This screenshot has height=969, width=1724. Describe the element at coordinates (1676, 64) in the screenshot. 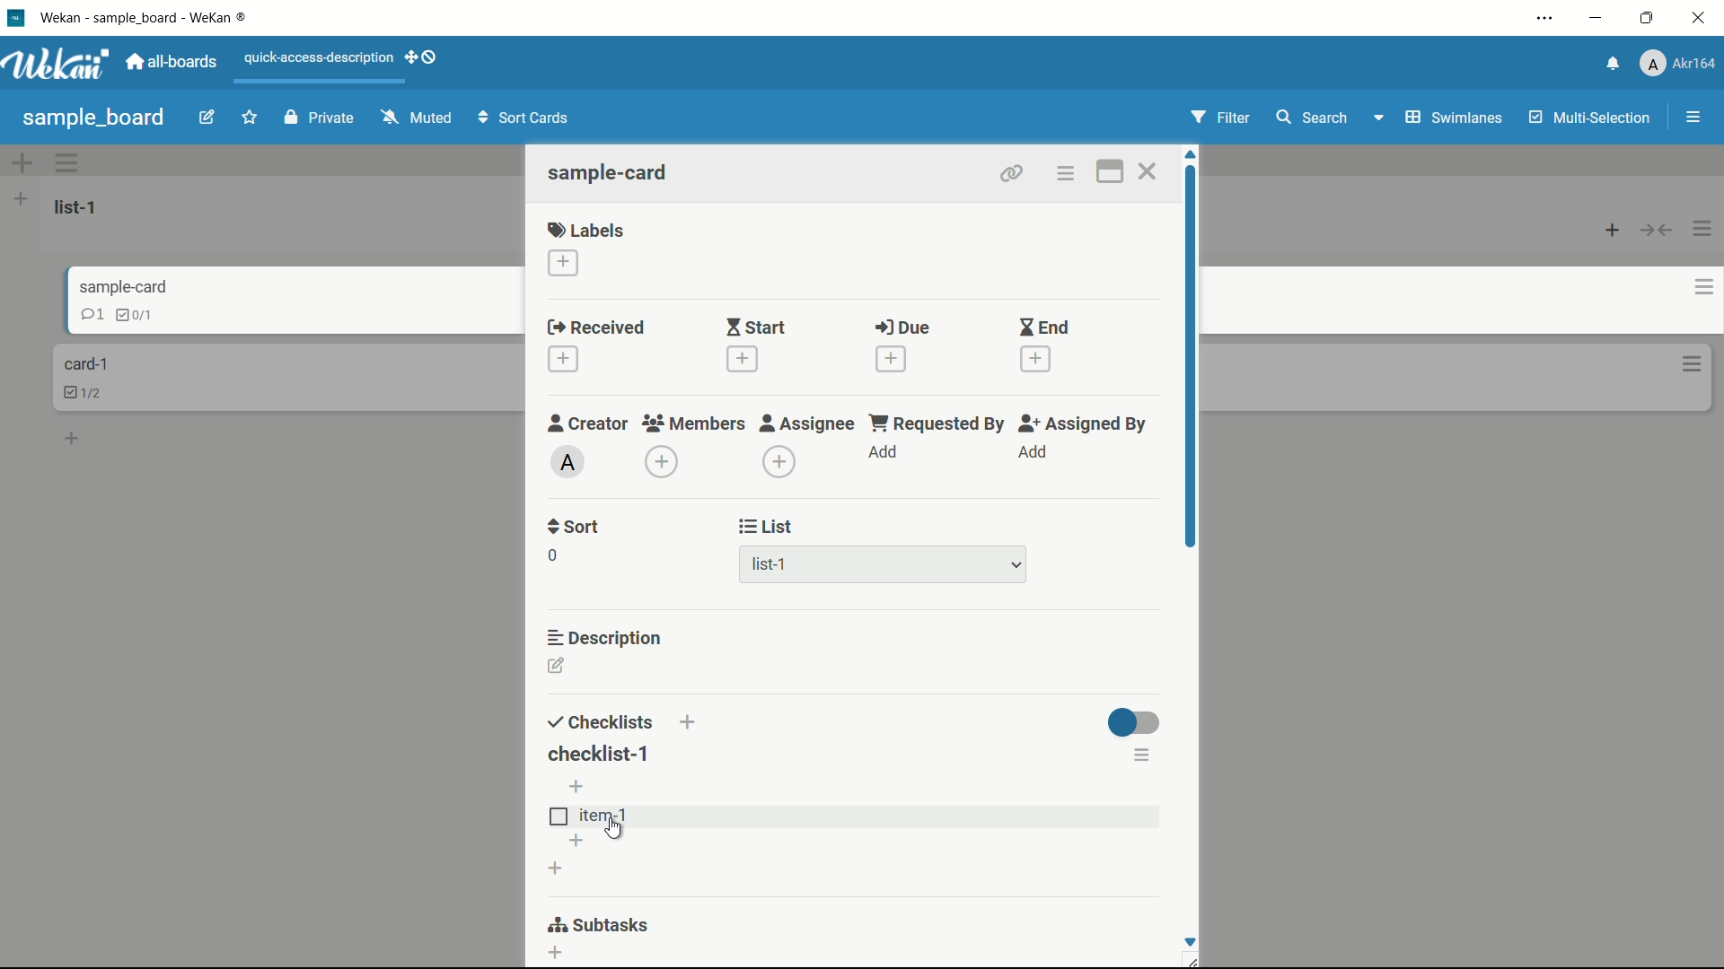

I see `profile` at that location.